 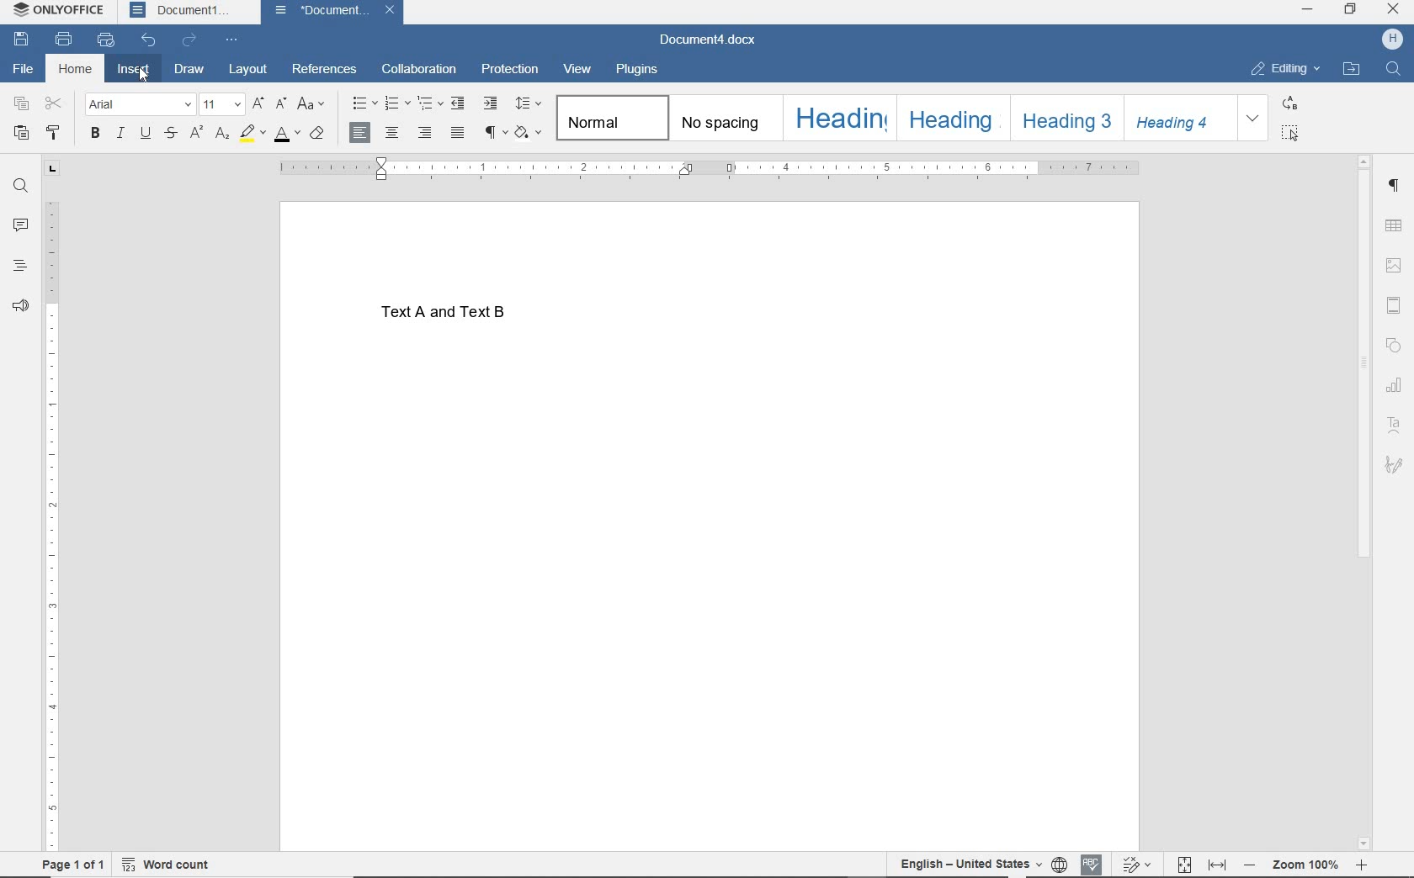 I want to click on NORMAL, so click(x=610, y=118).